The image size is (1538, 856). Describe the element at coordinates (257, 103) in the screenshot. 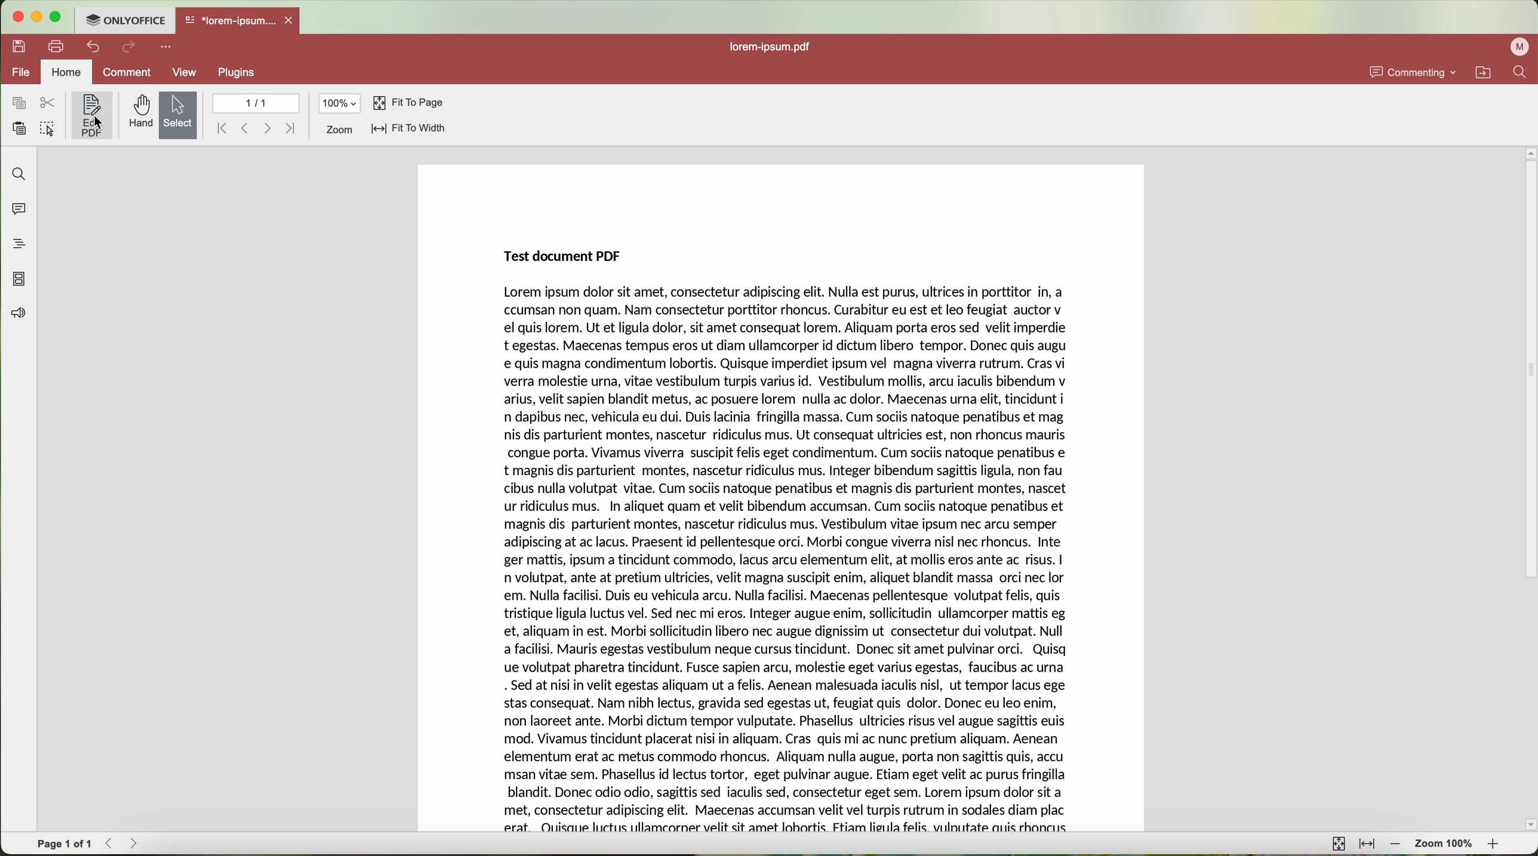

I see `1/1` at that location.